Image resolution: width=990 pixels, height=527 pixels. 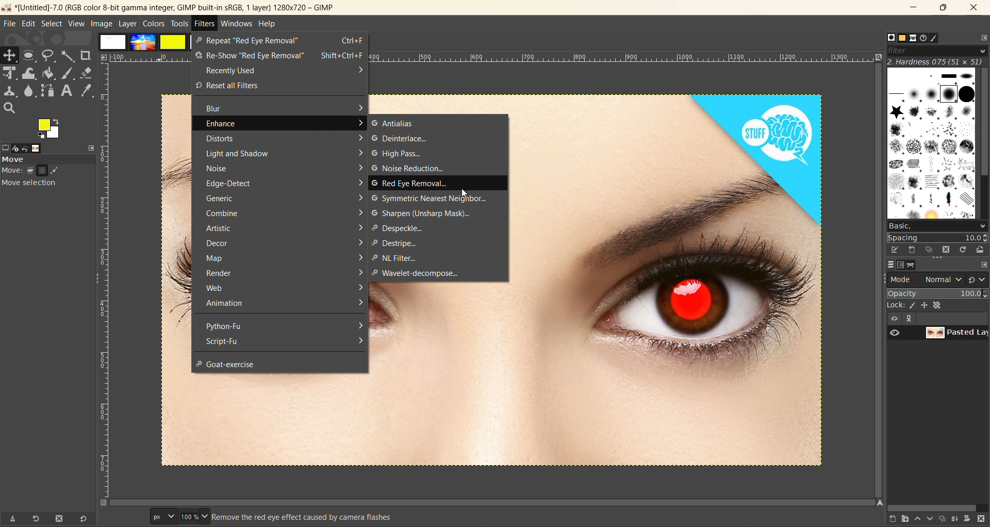 What do you see at coordinates (179, 24) in the screenshot?
I see `tools` at bounding box center [179, 24].